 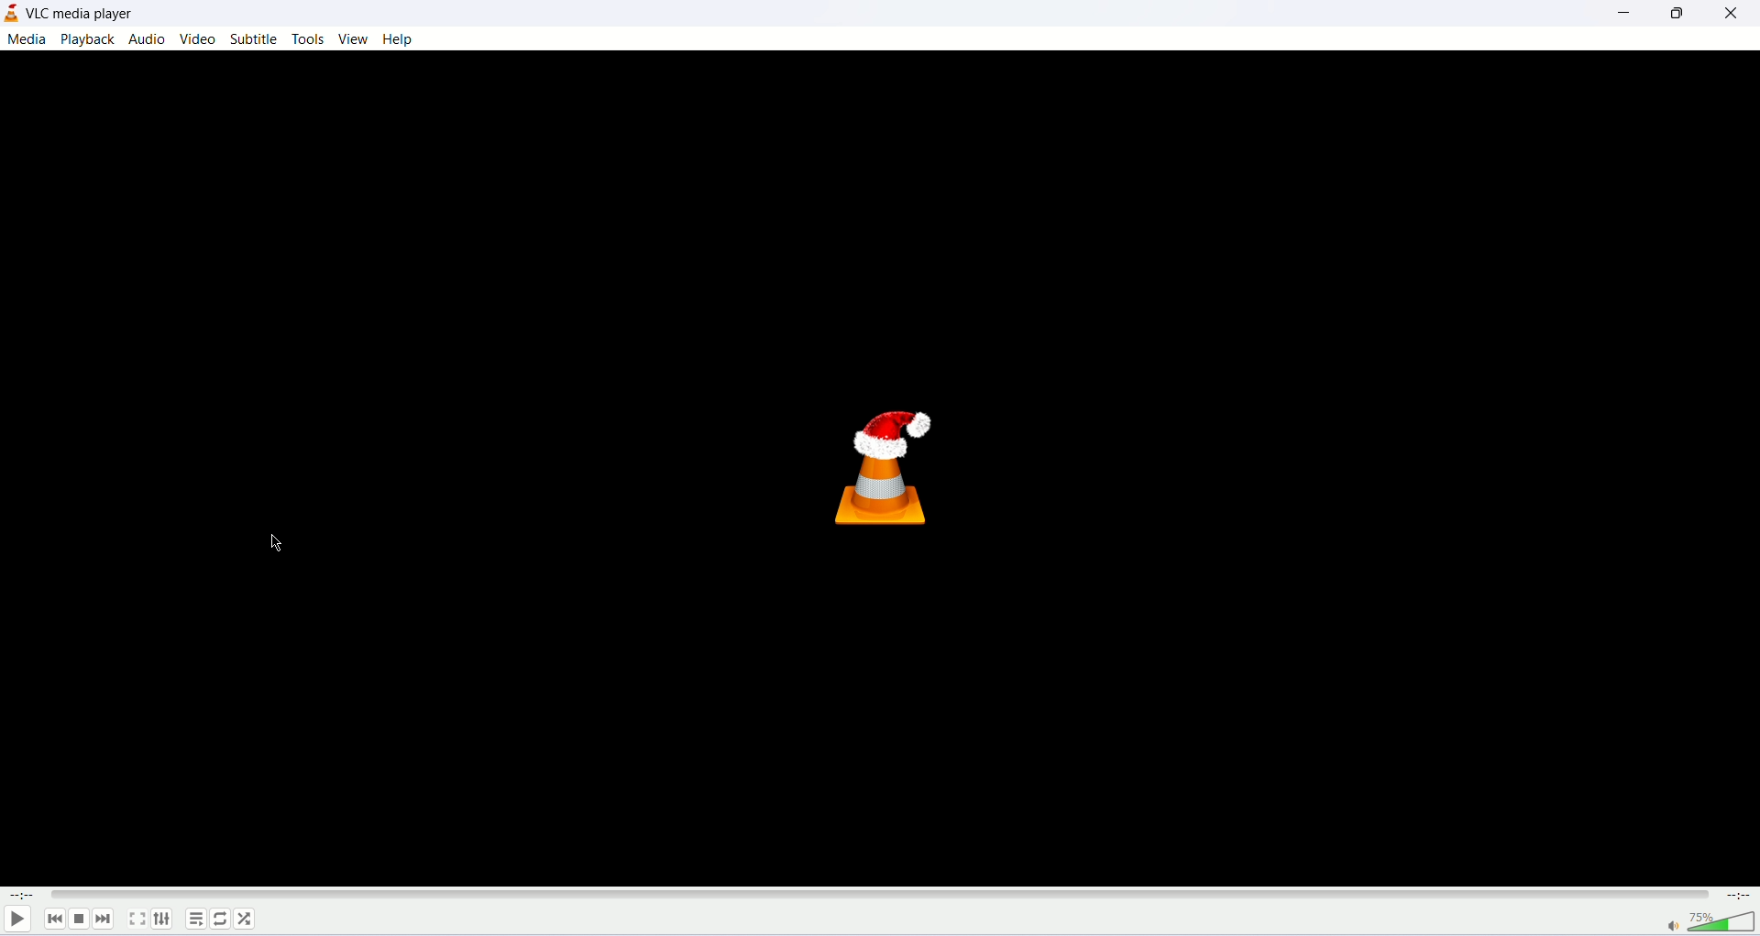 I want to click on elapsed time, so click(x=21, y=895).